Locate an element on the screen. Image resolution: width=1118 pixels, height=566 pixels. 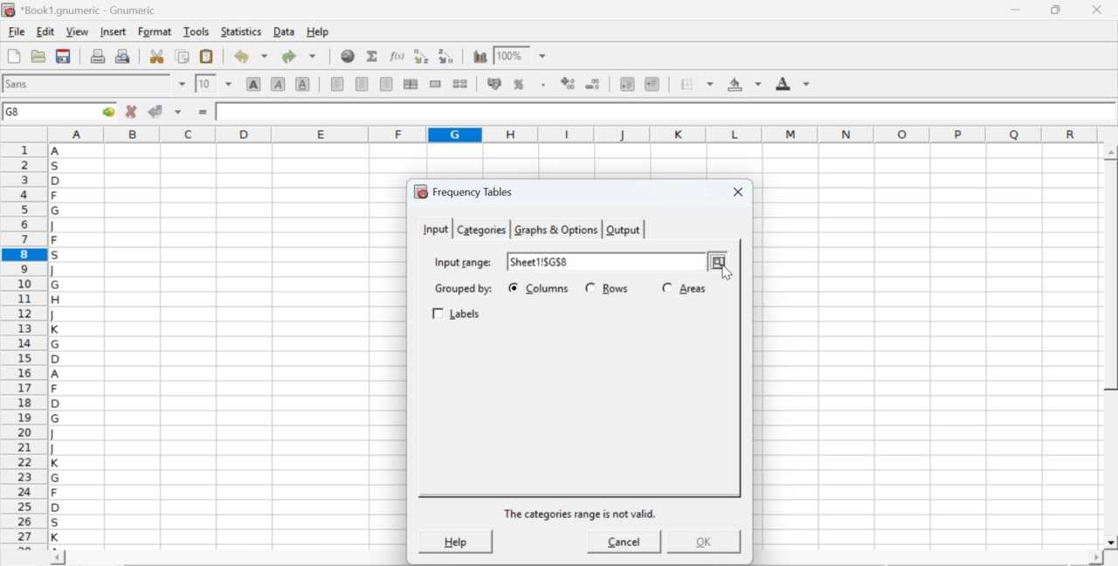
data is located at coordinates (286, 31).